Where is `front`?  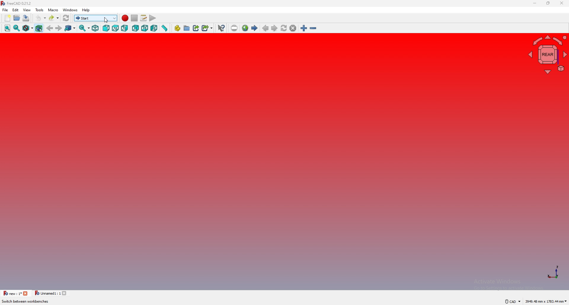
front is located at coordinates (106, 28).